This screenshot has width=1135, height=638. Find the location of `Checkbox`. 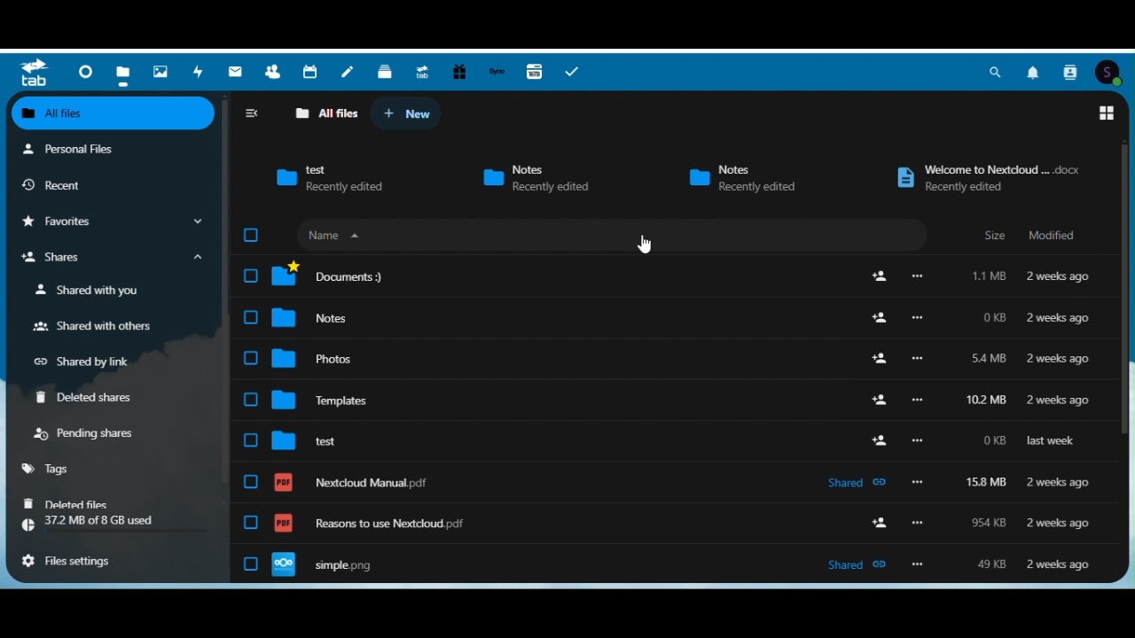

Checkbox is located at coordinates (251, 234).